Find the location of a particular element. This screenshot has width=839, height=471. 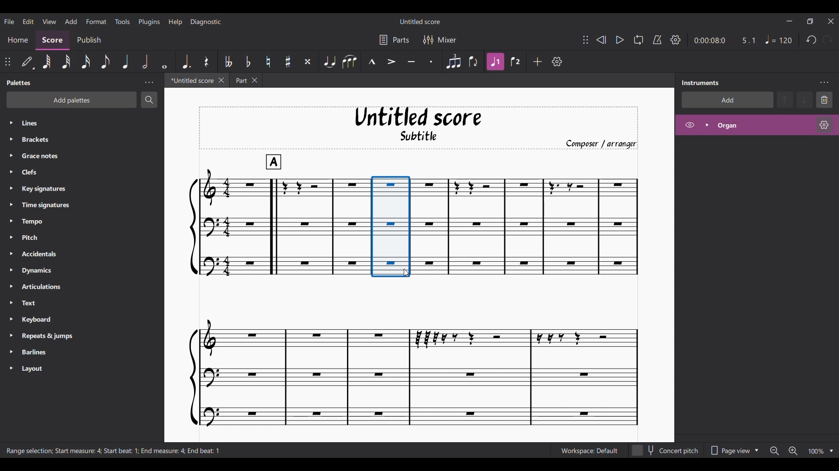

Augmentation dot is located at coordinates (187, 61).